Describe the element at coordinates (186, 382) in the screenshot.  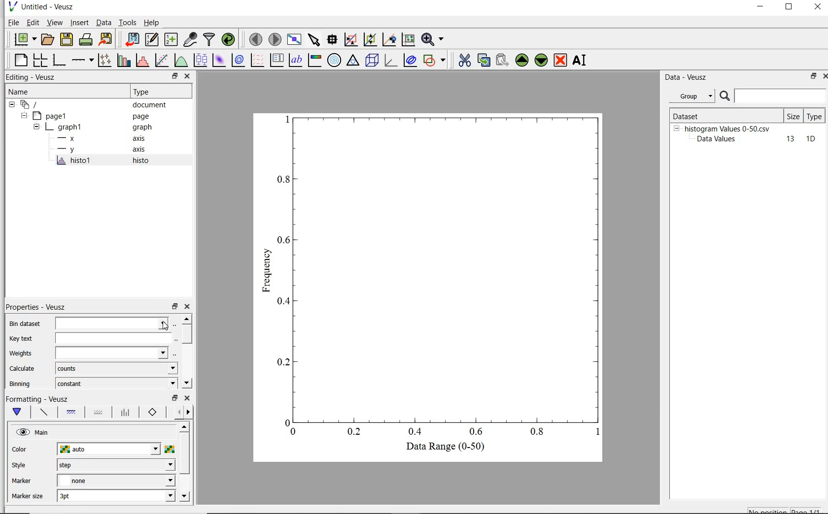
I see `move down` at that location.